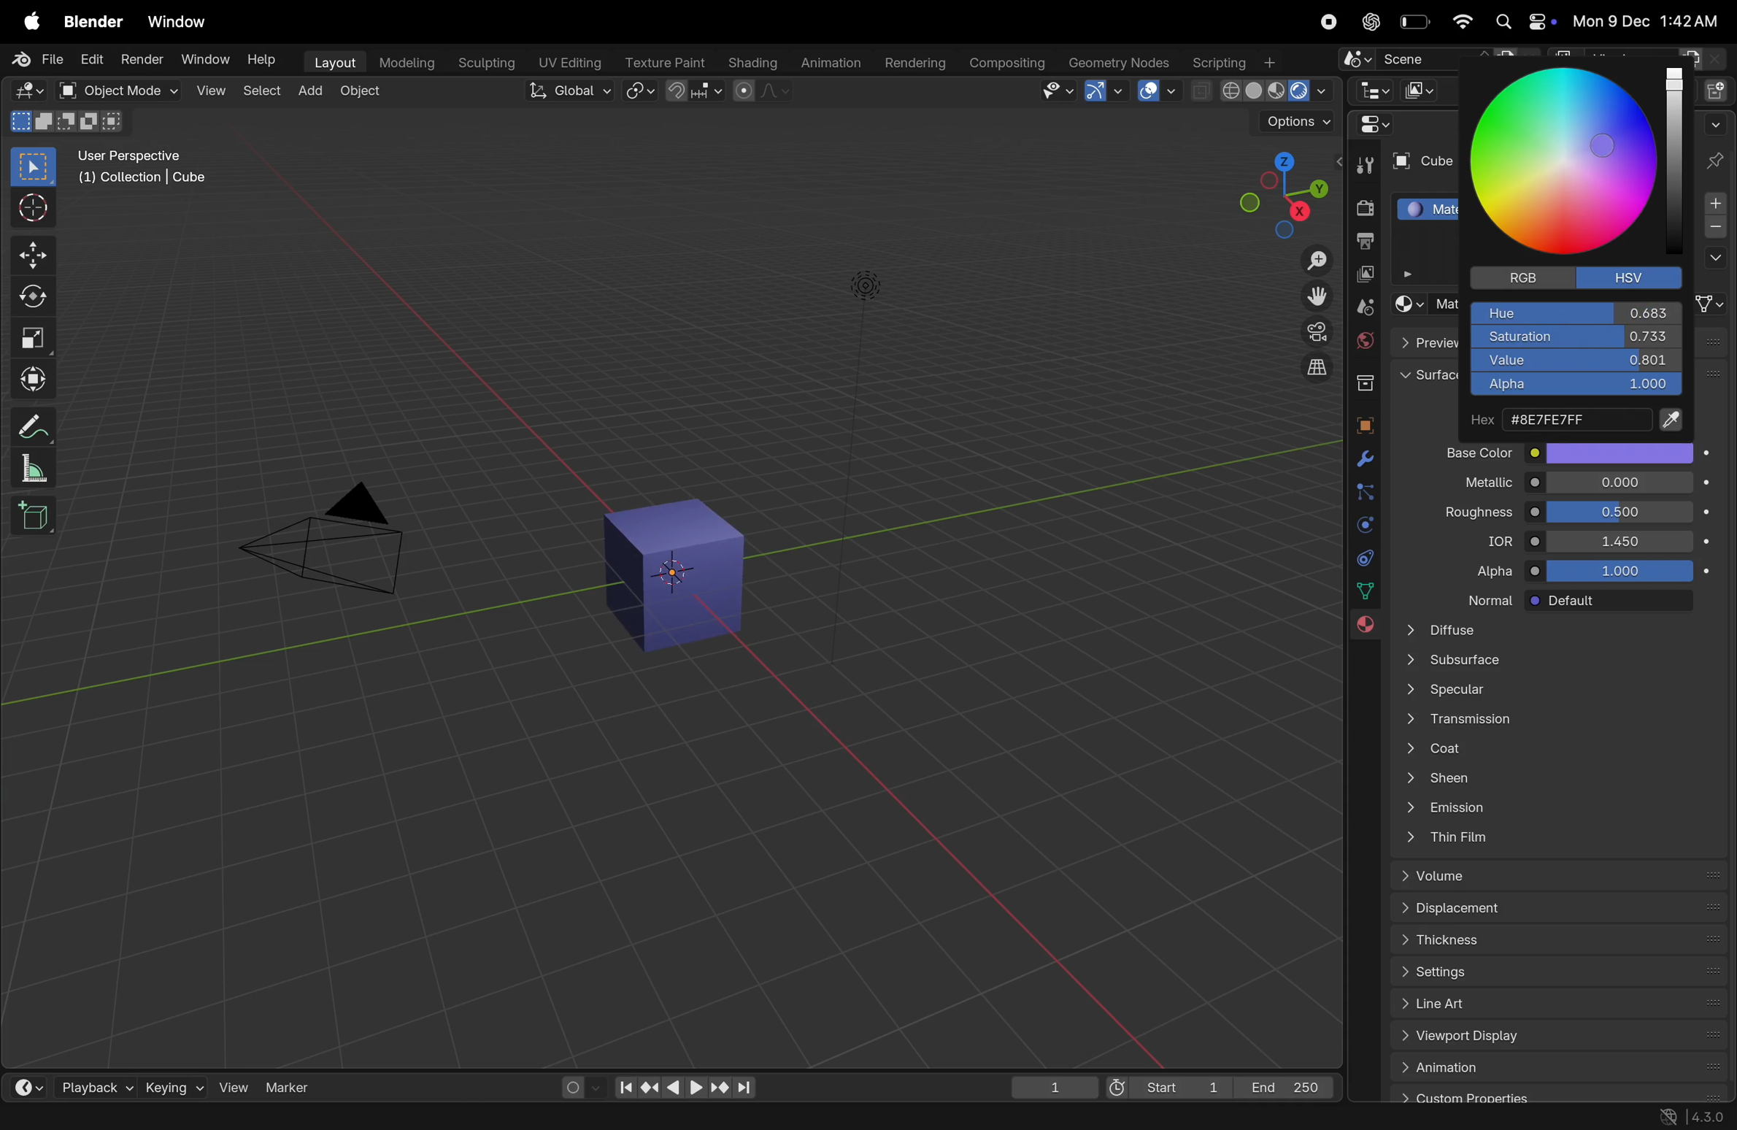 This screenshot has height=1130, width=1737. What do you see at coordinates (142, 58) in the screenshot?
I see `render` at bounding box center [142, 58].